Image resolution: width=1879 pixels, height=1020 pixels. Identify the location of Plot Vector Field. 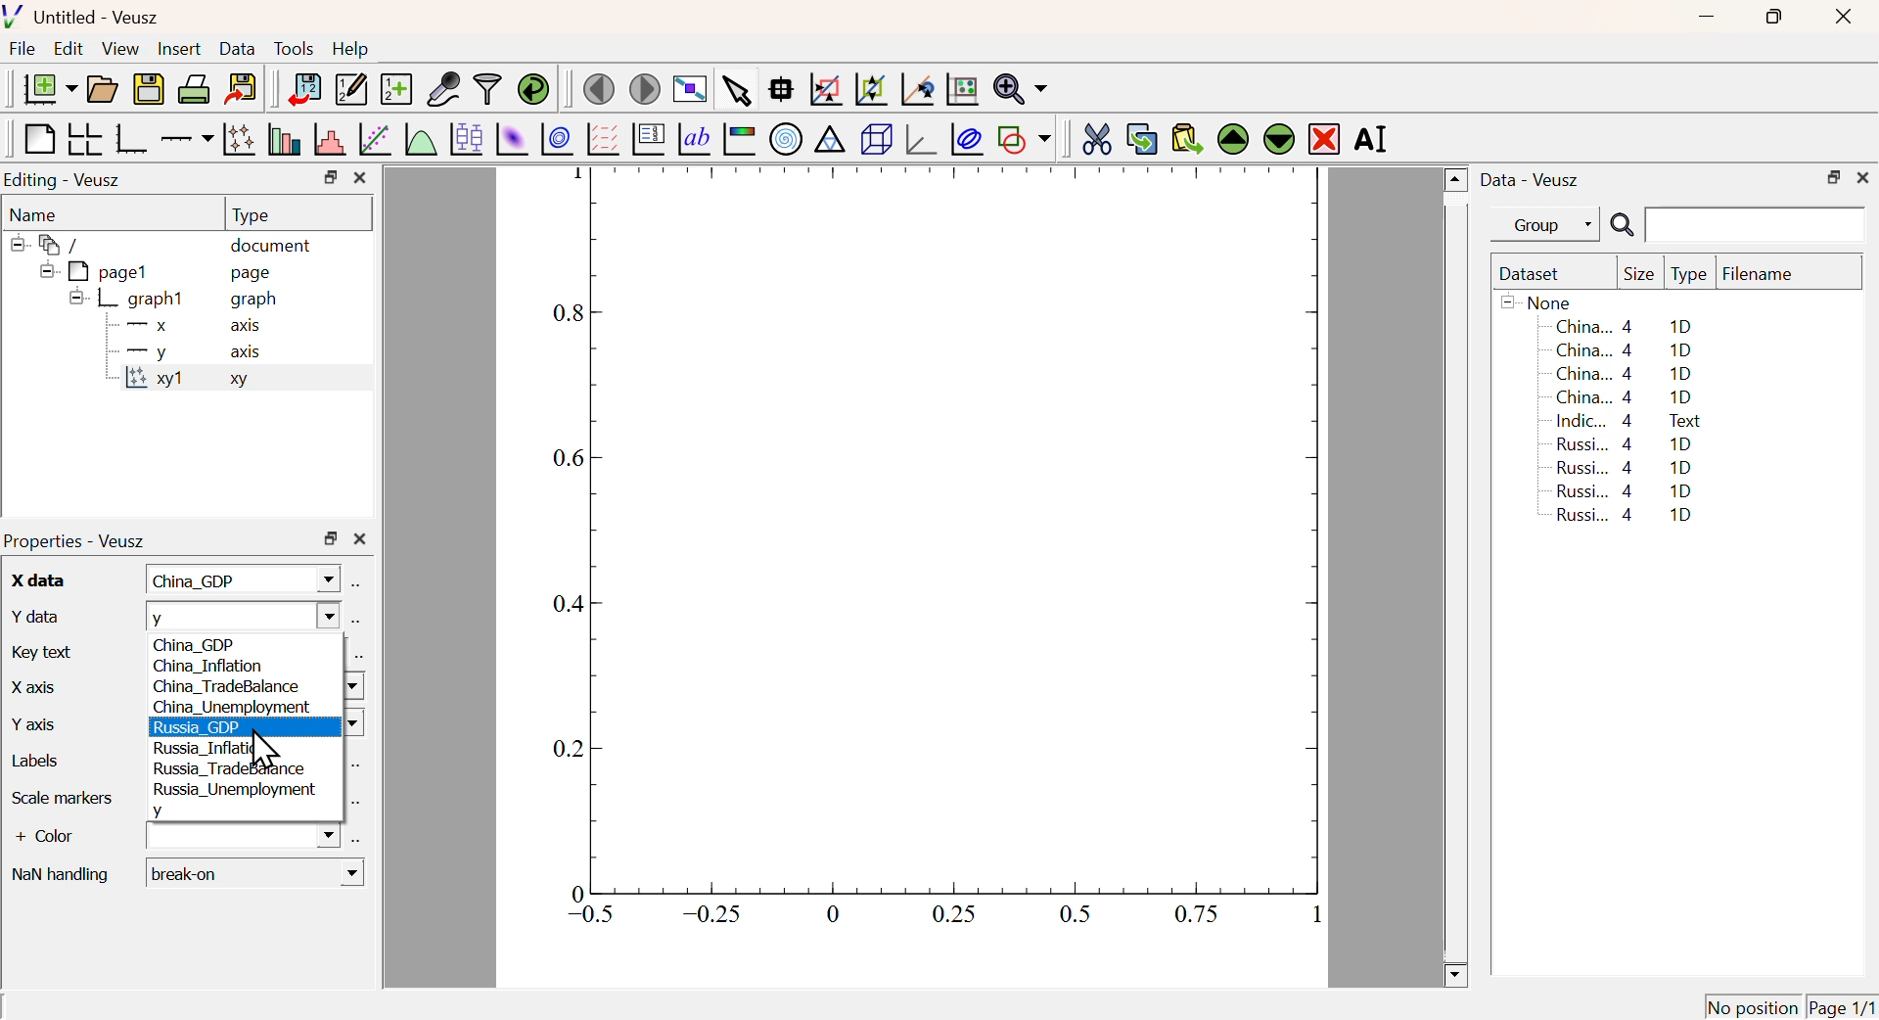
(600, 138).